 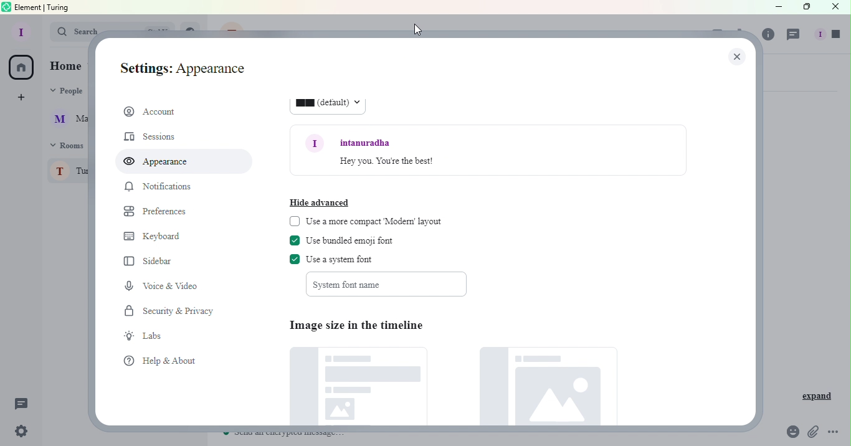 What do you see at coordinates (160, 136) in the screenshot?
I see `Sessions` at bounding box center [160, 136].